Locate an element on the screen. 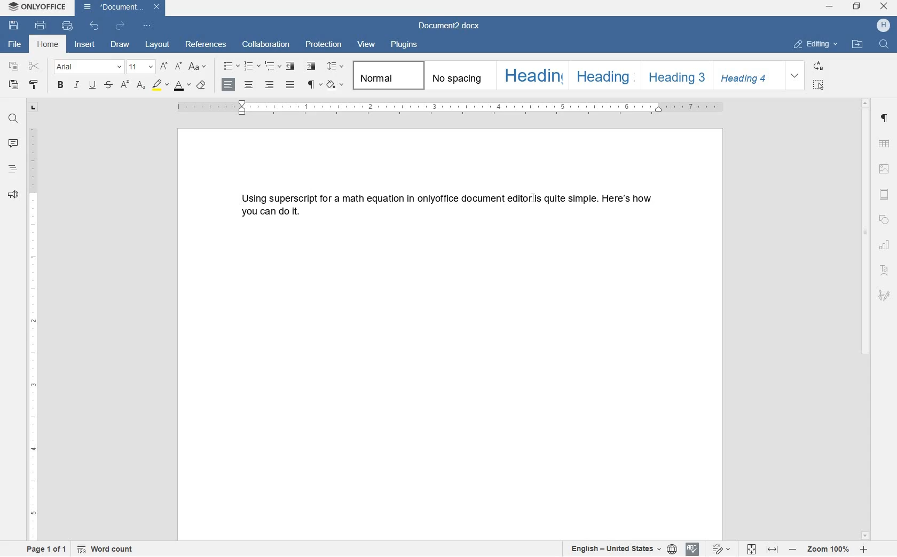 The width and height of the screenshot is (897, 557). increase indent is located at coordinates (311, 66).